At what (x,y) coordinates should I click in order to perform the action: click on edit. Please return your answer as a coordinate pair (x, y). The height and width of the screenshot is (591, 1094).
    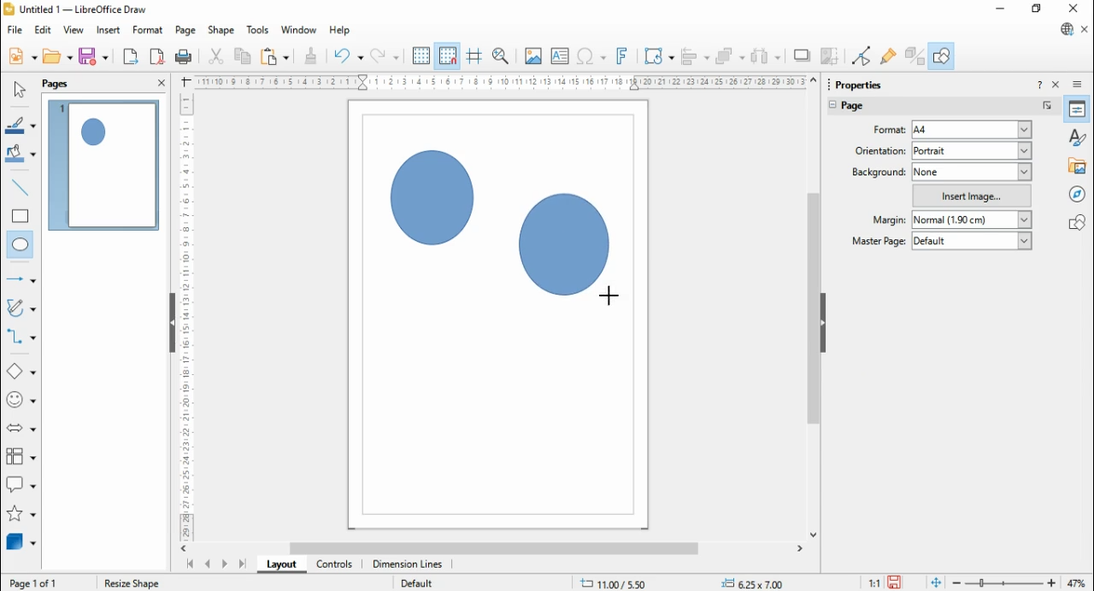
    Looking at the image, I should click on (43, 30).